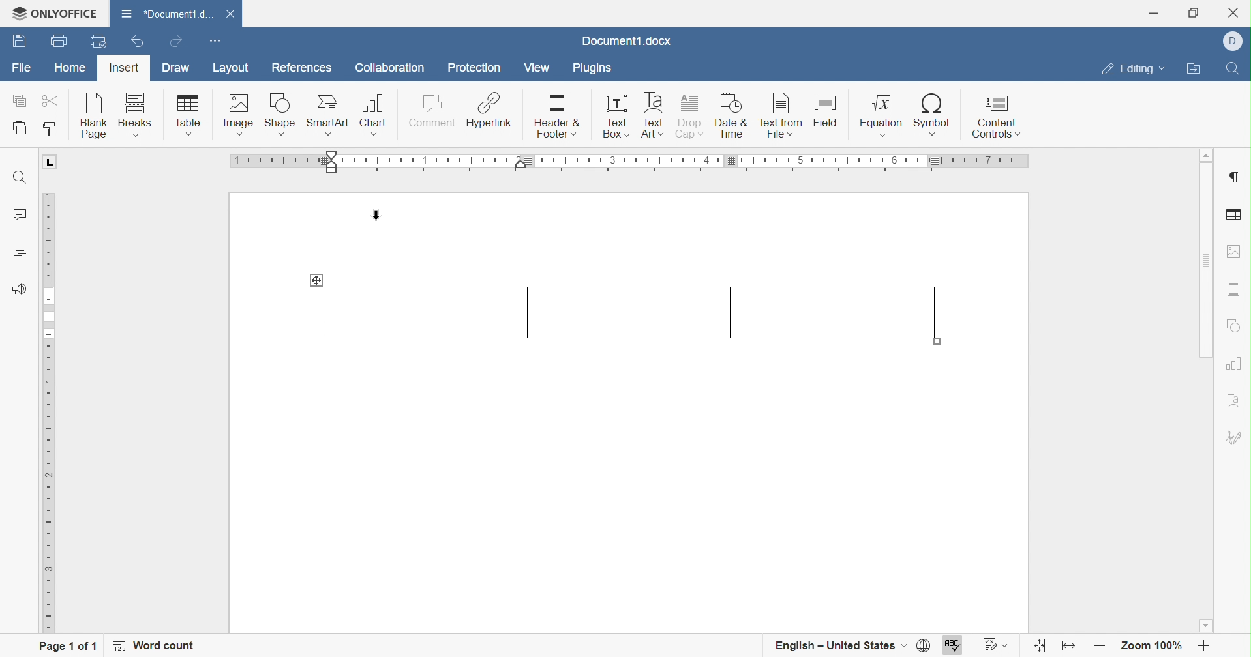 The image size is (1251, 657). What do you see at coordinates (1236, 214) in the screenshot?
I see `Table settings` at bounding box center [1236, 214].